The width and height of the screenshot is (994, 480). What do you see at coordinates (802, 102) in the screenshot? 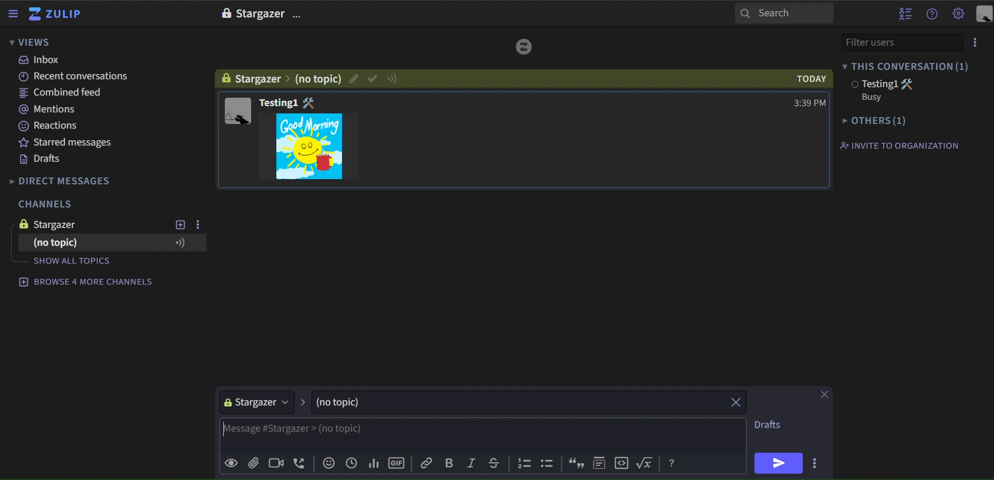
I see `3:39 PM` at bounding box center [802, 102].